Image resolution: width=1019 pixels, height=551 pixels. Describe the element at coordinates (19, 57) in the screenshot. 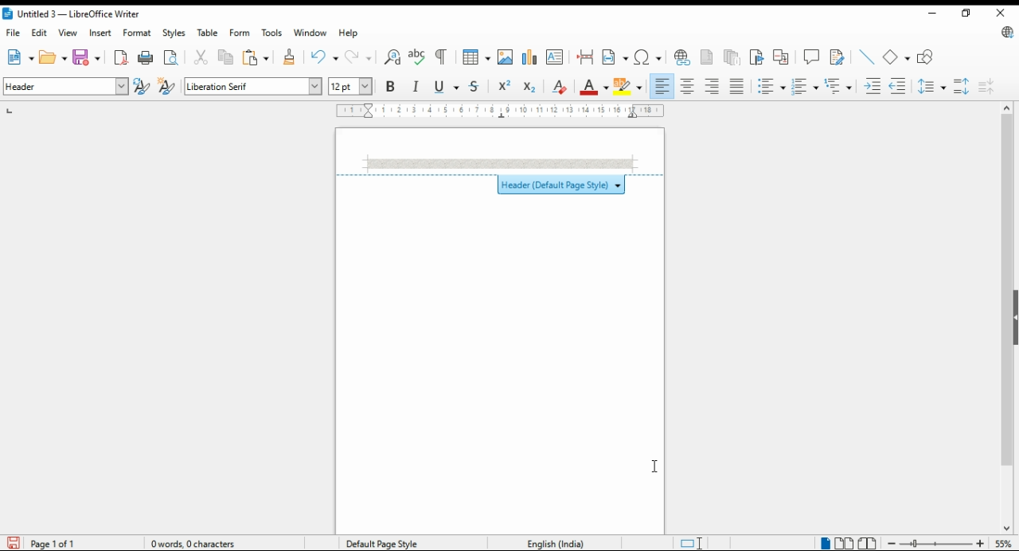

I see `new` at that location.